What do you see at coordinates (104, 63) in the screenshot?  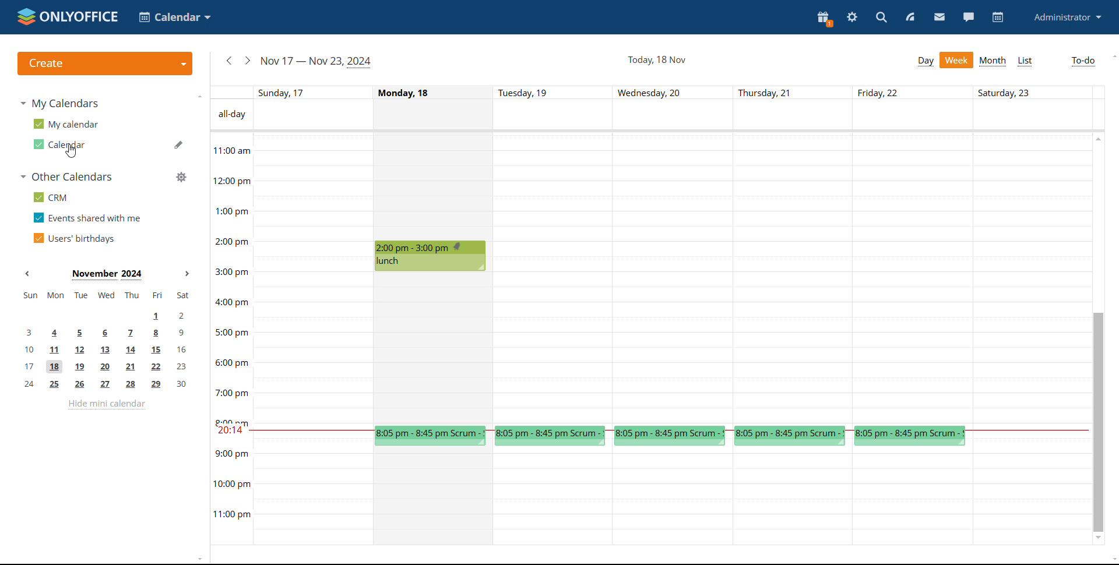 I see `create` at bounding box center [104, 63].